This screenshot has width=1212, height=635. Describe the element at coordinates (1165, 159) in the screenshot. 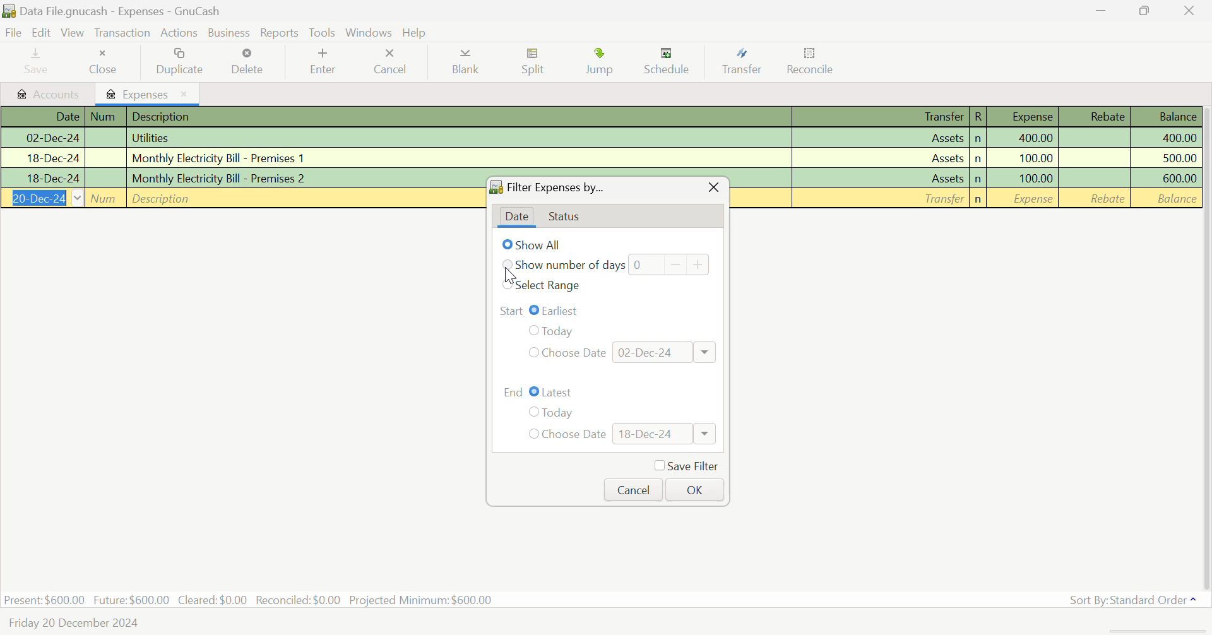

I see `Amount` at that location.